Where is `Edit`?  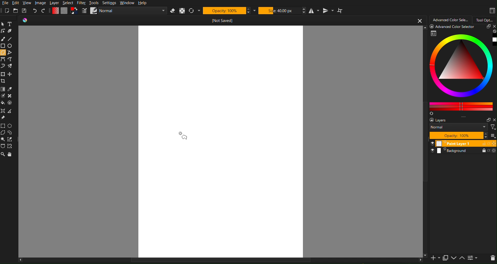 Edit is located at coordinates (16, 3).